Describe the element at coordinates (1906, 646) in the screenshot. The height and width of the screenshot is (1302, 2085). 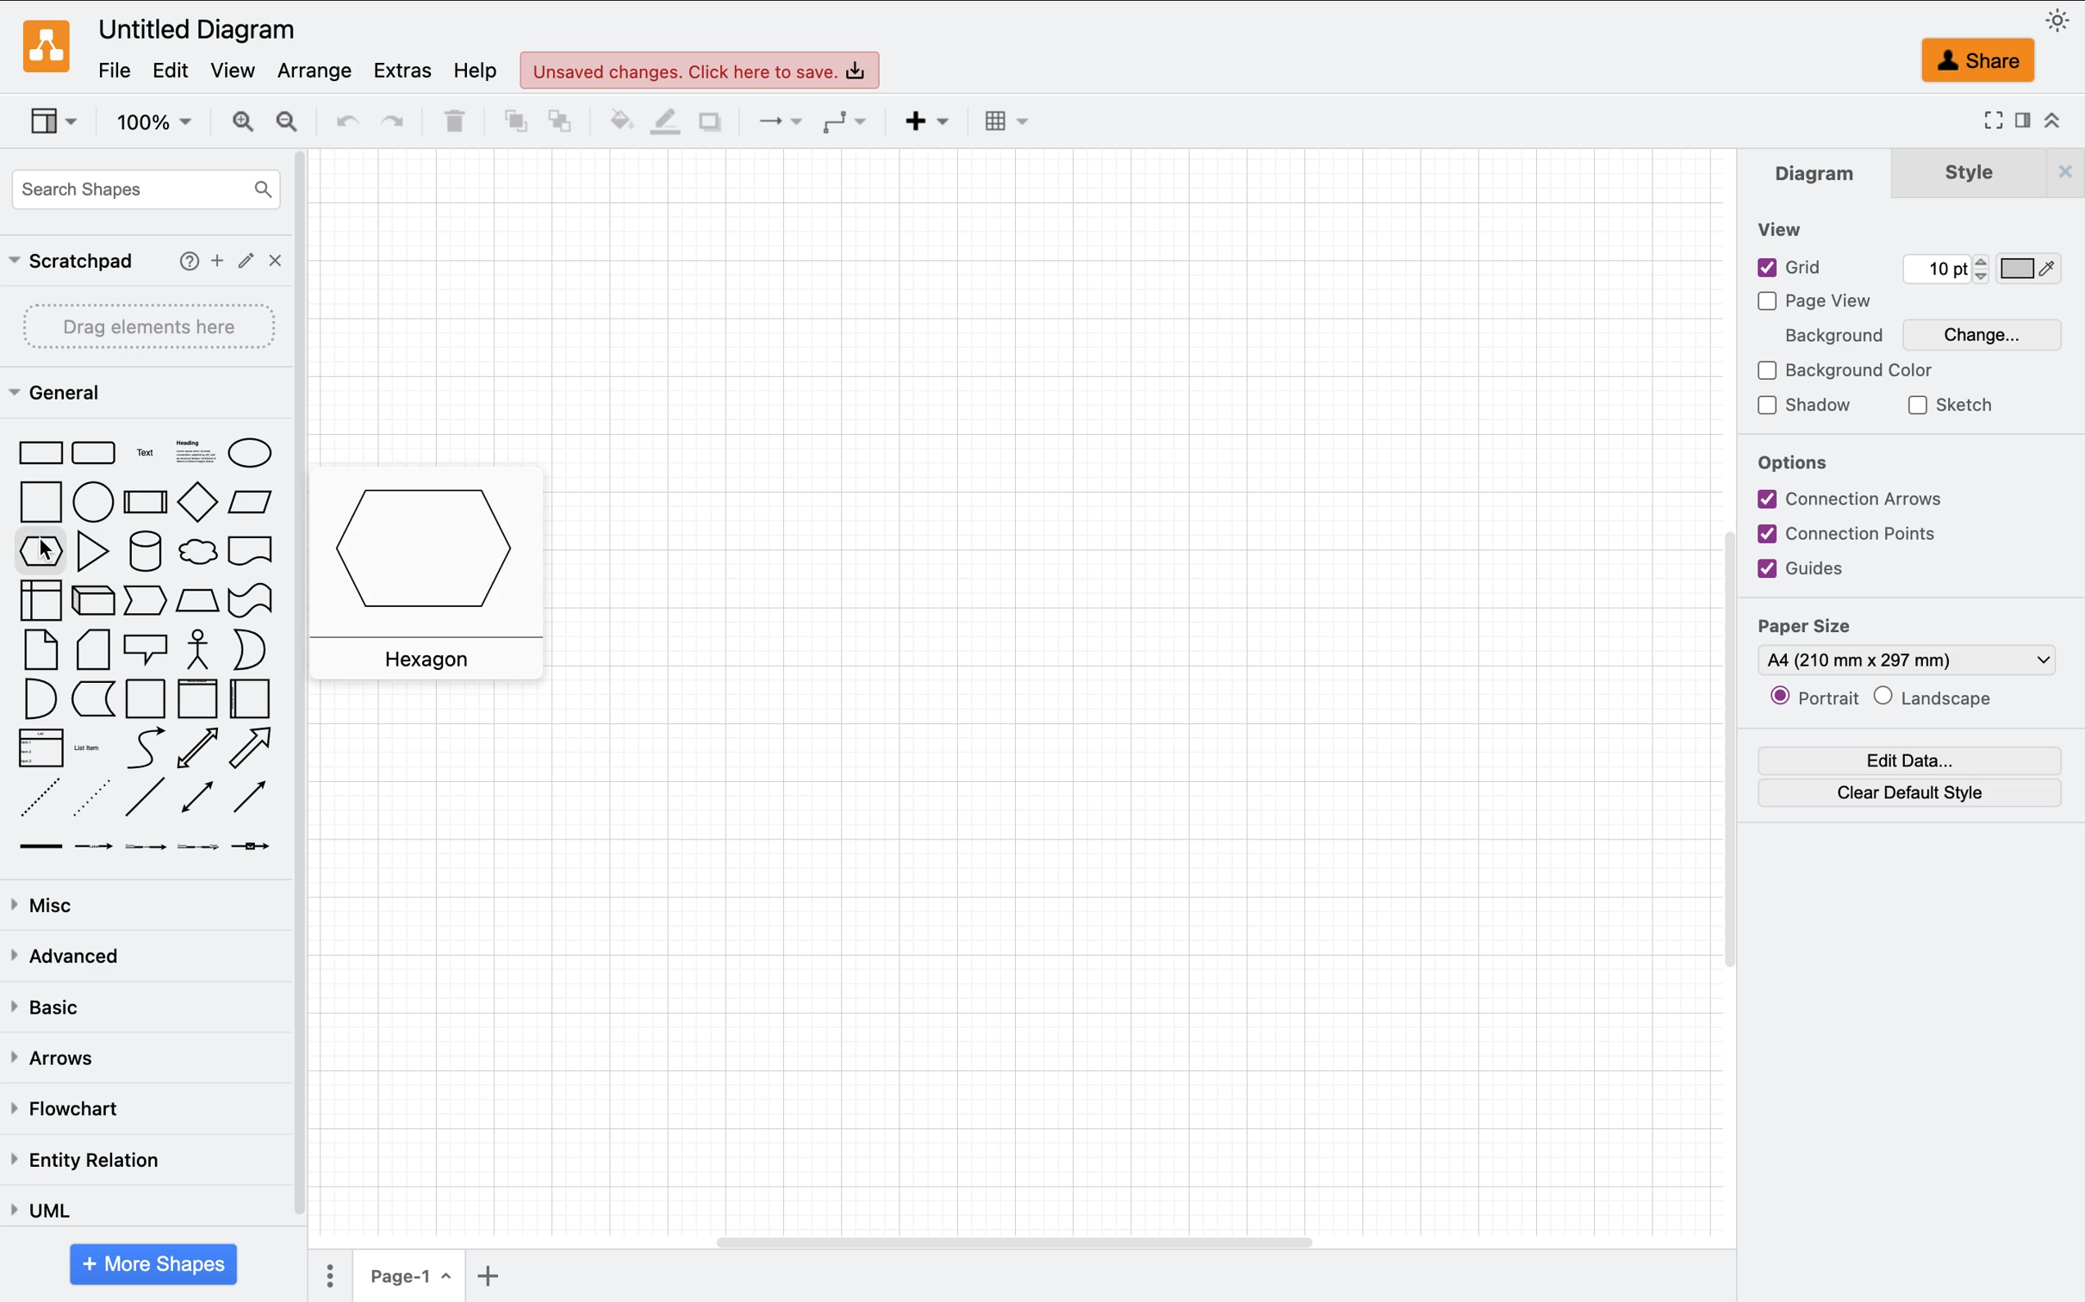
I see `paper size A4 (210 mm X 297 mm)` at that location.